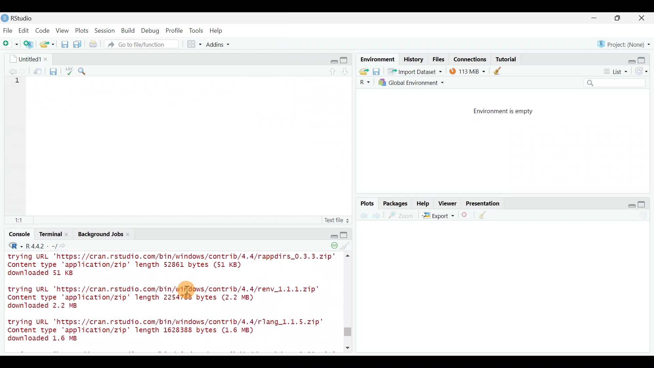  I want to click on zoom, so click(402, 216).